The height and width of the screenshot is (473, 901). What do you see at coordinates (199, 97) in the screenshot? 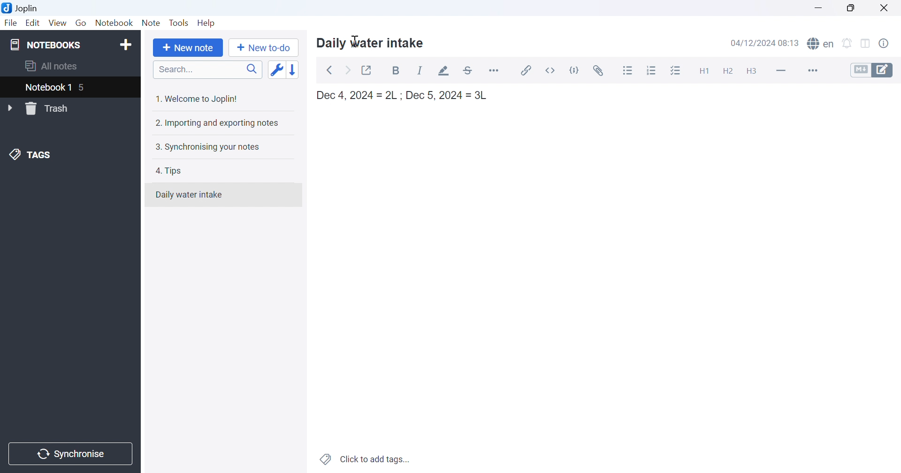
I see `1. Welcome to Joplin!` at bounding box center [199, 97].